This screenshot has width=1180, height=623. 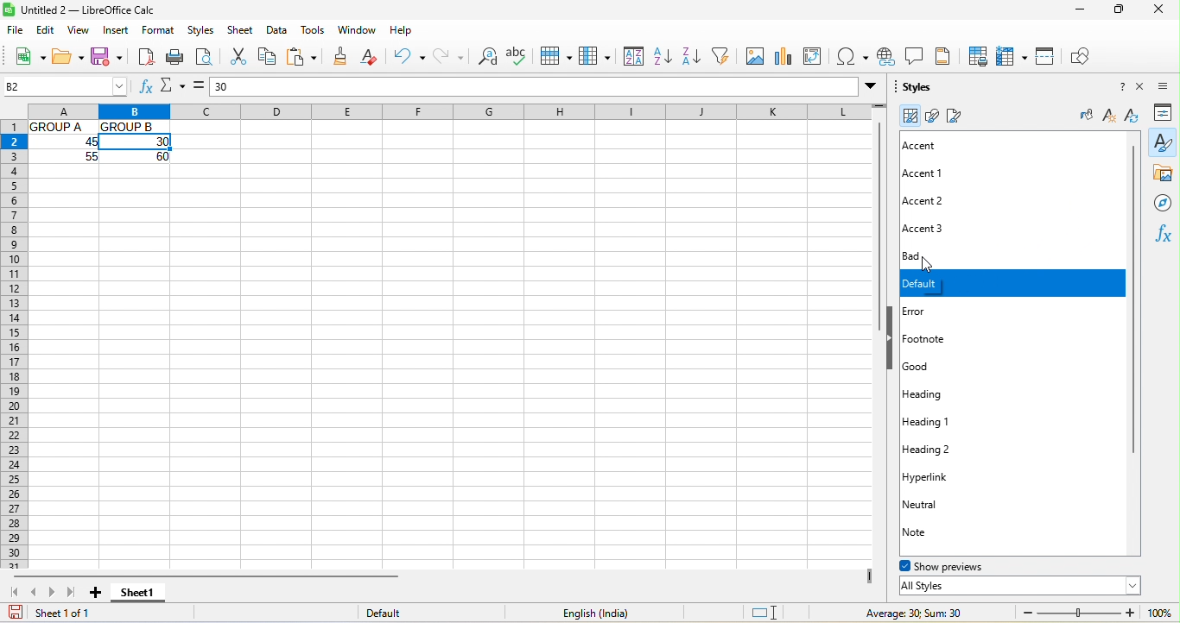 What do you see at coordinates (358, 31) in the screenshot?
I see `window` at bounding box center [358, 31].